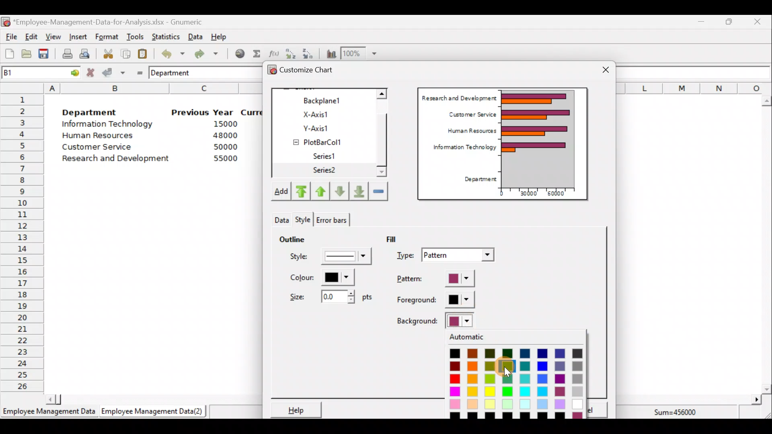 The image size is (772, 434). I want to click on Help, so click(295, 409).